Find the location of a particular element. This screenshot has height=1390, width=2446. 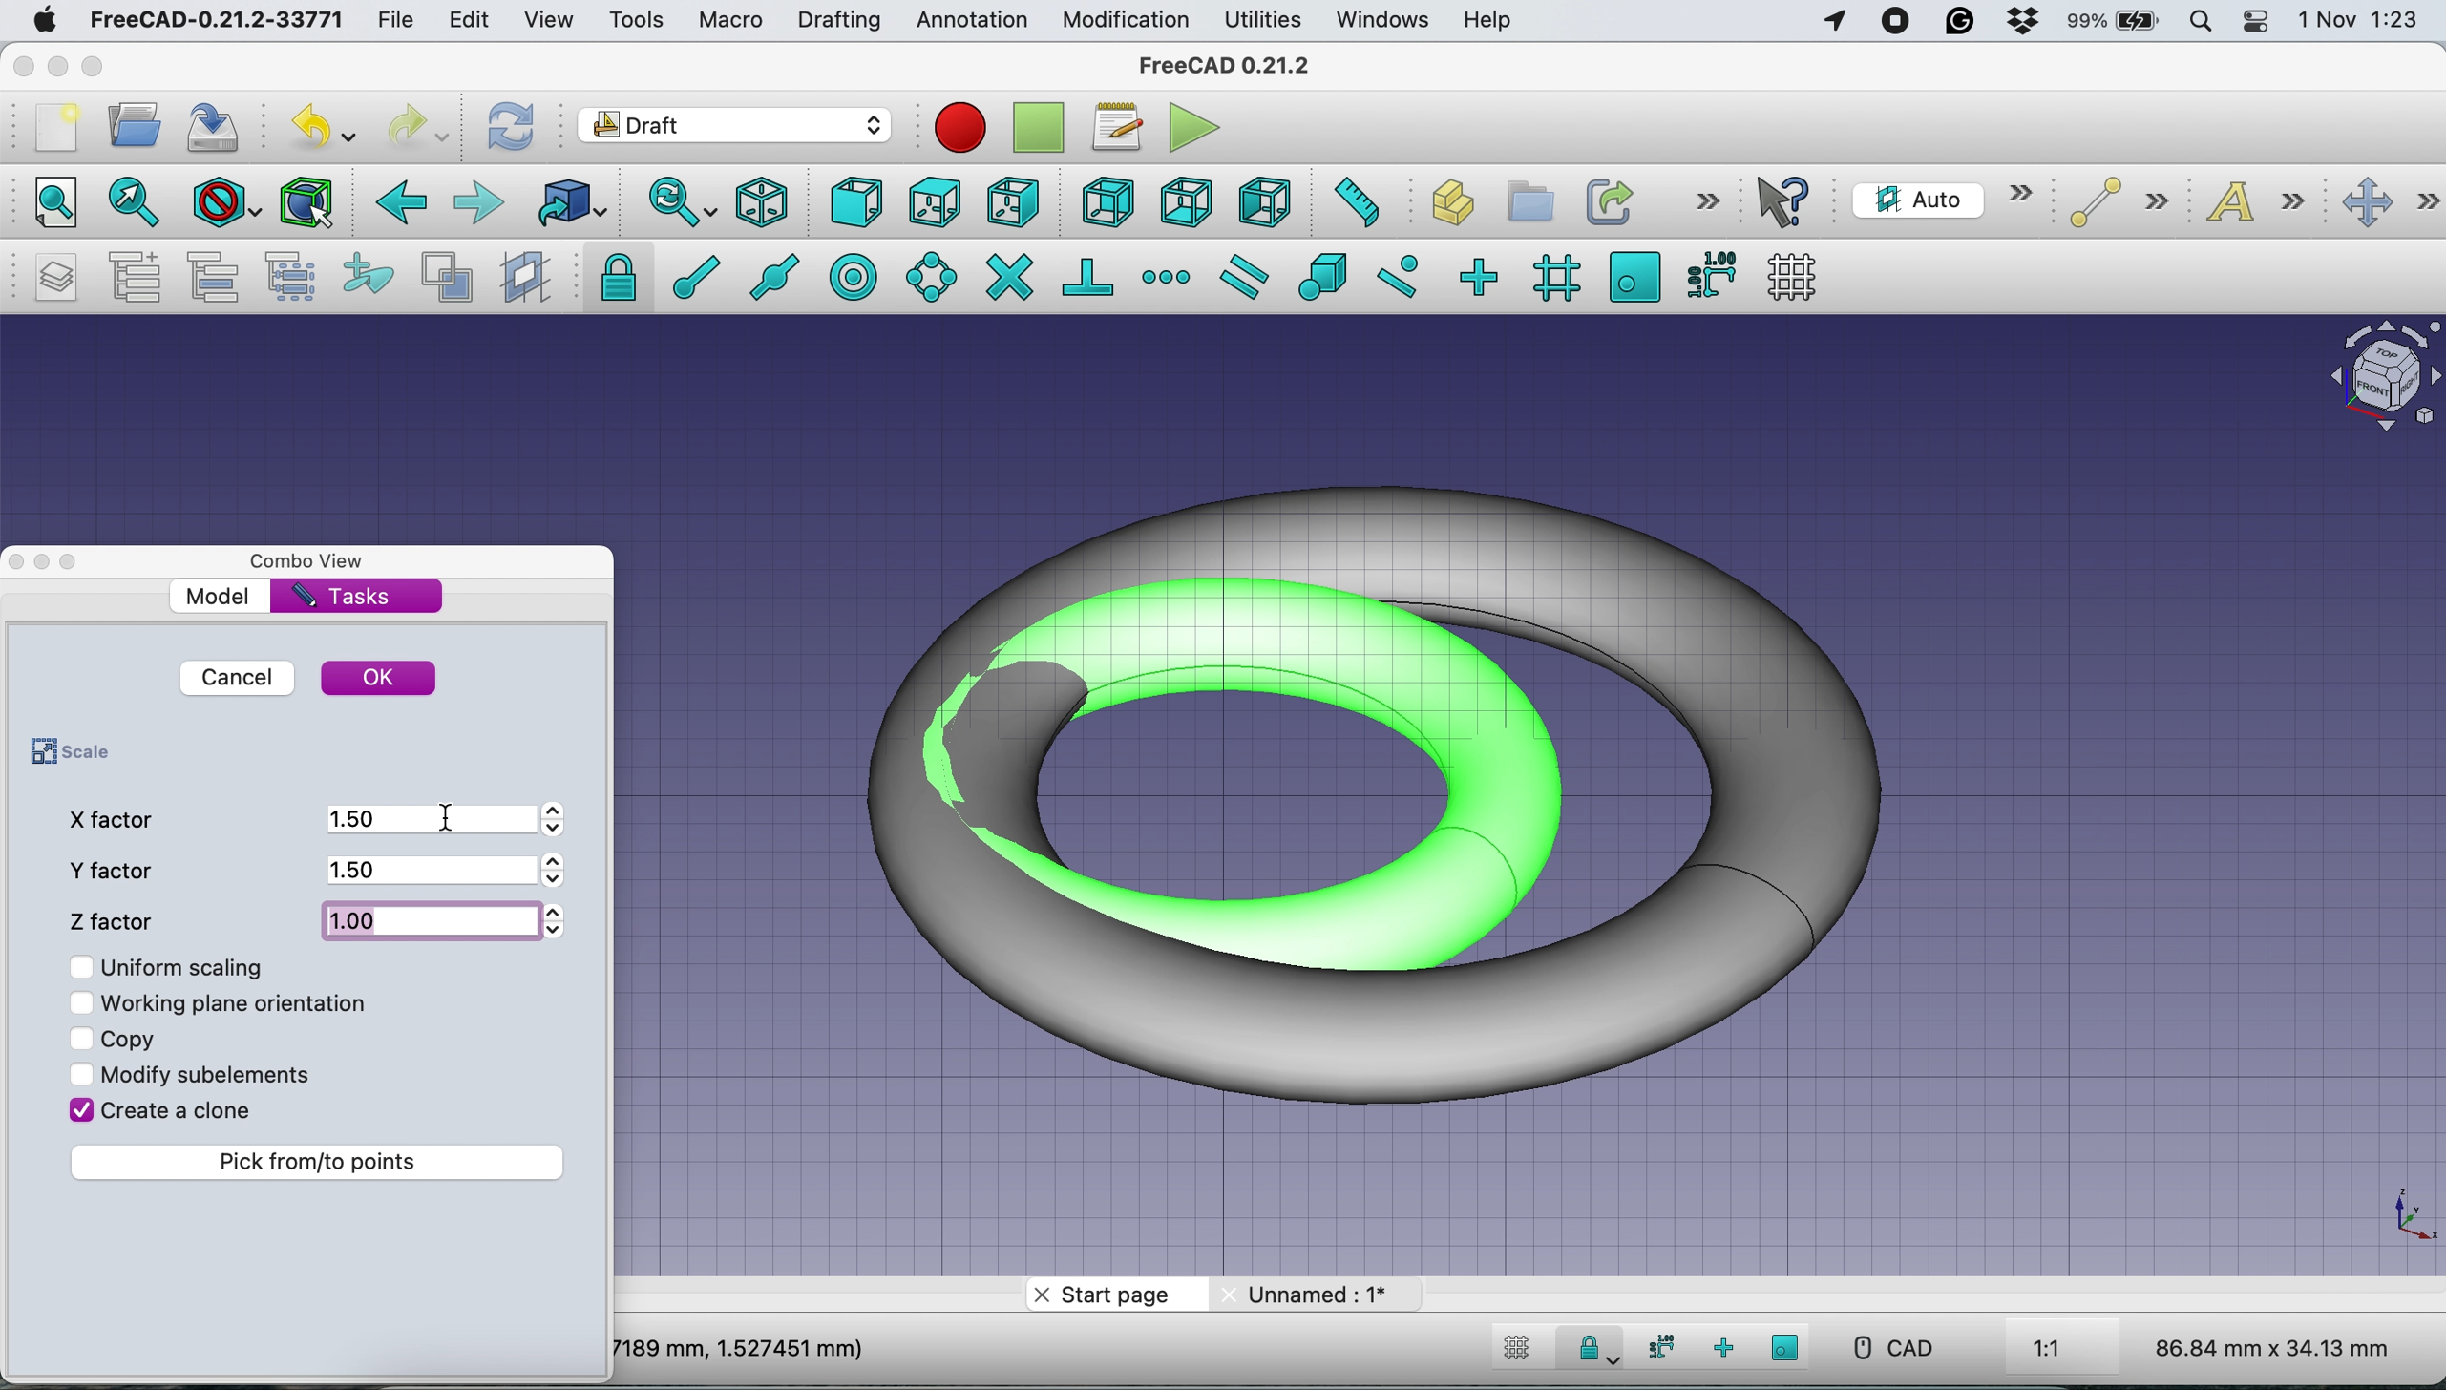

battery is located at coordinates (2115, 23).